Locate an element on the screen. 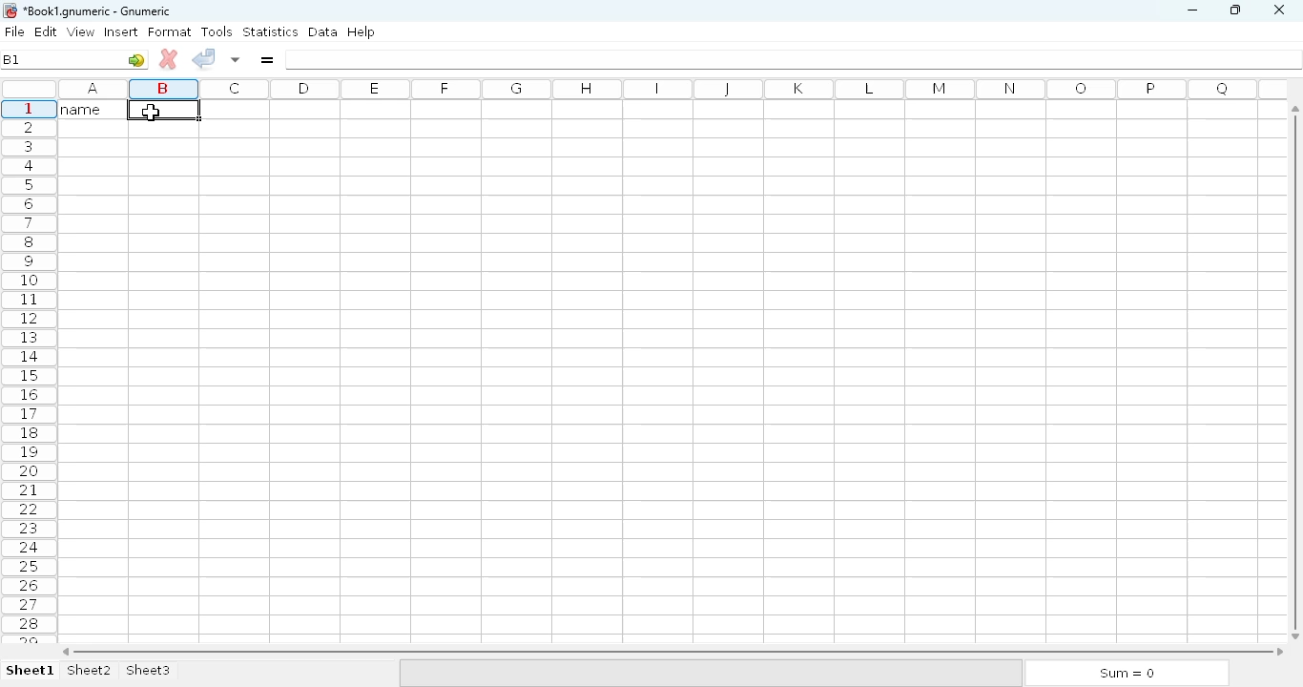  B1 is located at coordinates (10, 59).